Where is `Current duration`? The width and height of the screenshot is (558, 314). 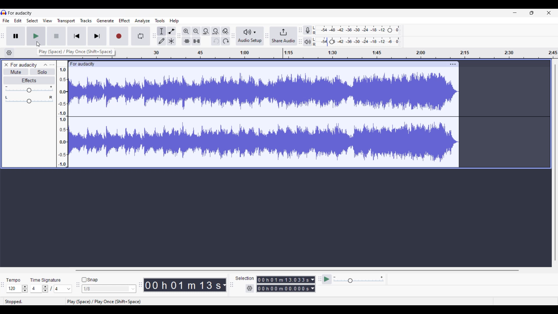
Current duration is located at coordinates (182, 285).